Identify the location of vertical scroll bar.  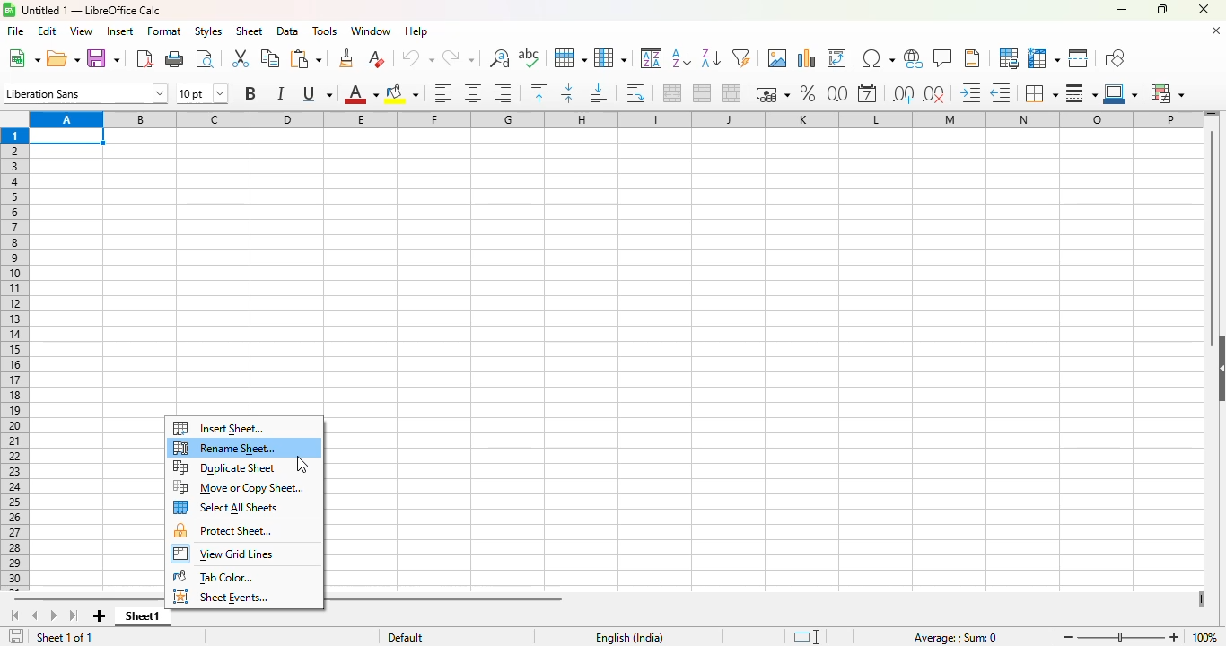
(1213, 231).